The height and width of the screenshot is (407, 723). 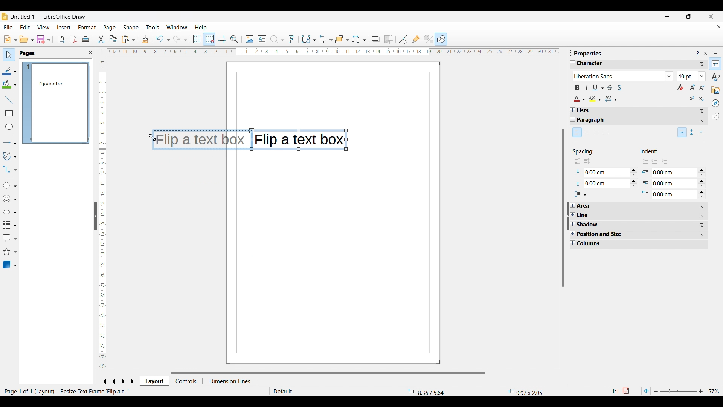 What do you see at coordinates (28, 54) in the screenshot?
I see `pages` at bounding box center [28, 54].